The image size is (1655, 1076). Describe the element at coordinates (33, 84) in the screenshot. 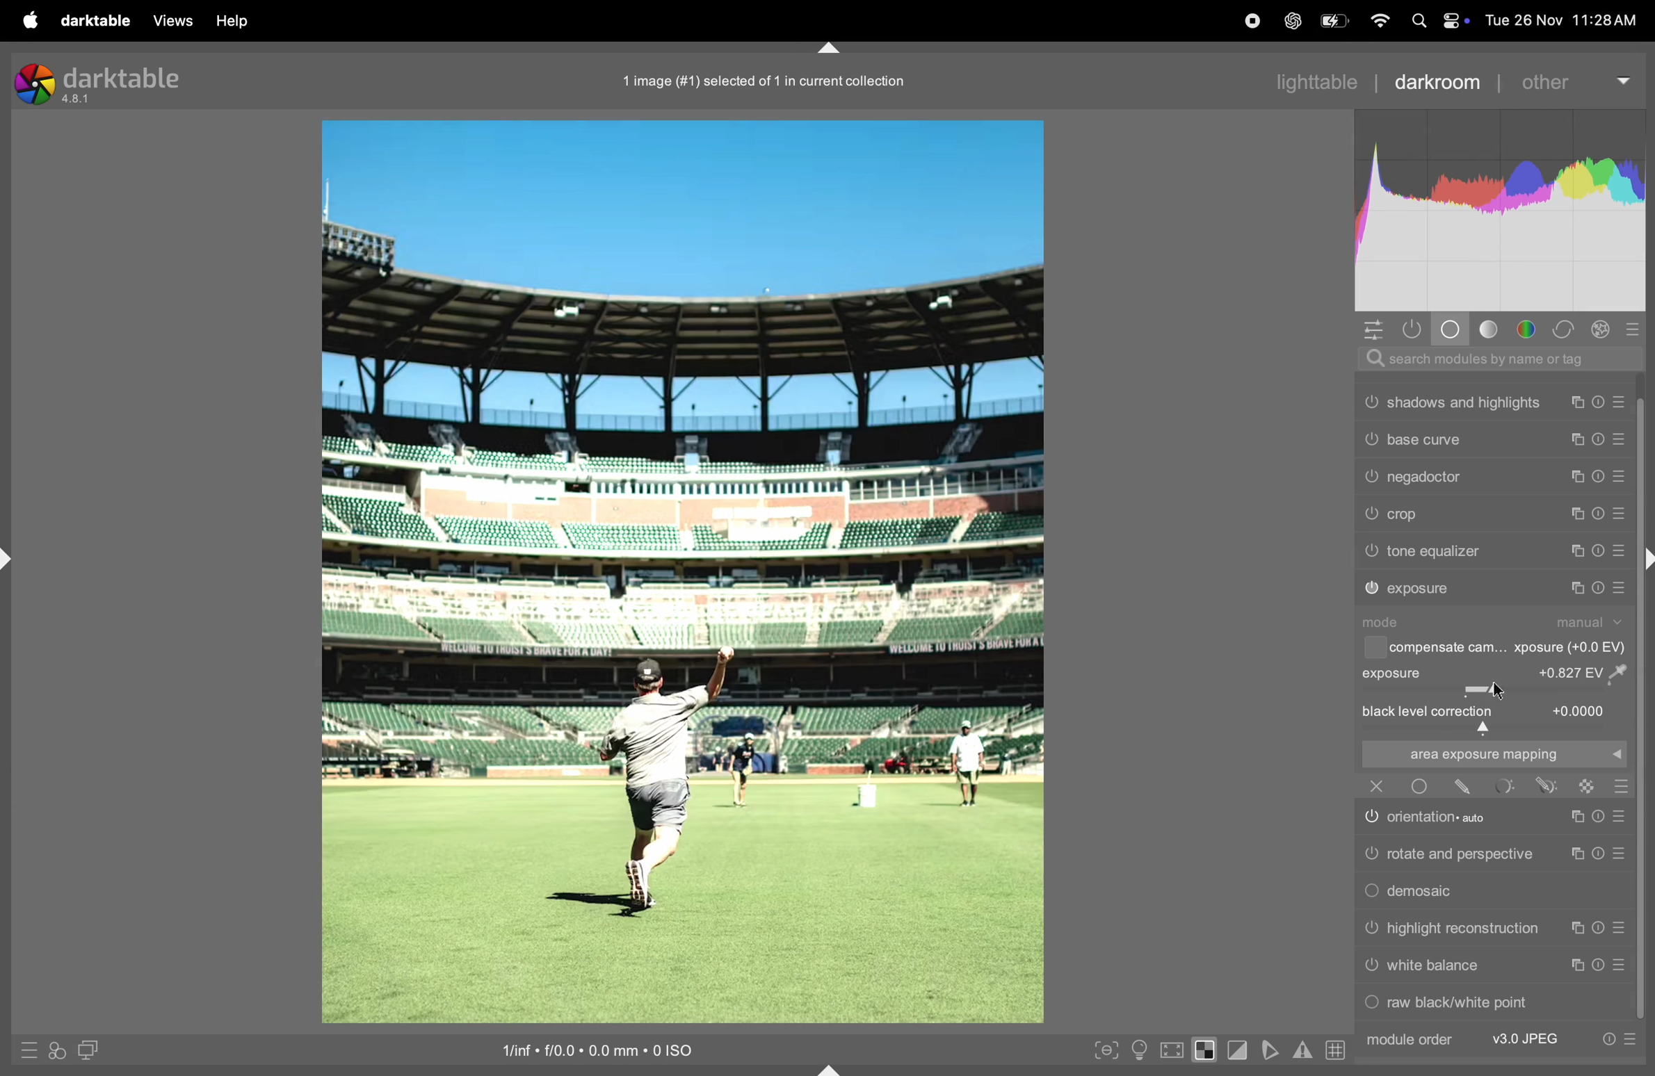

I see `logo` at that location.